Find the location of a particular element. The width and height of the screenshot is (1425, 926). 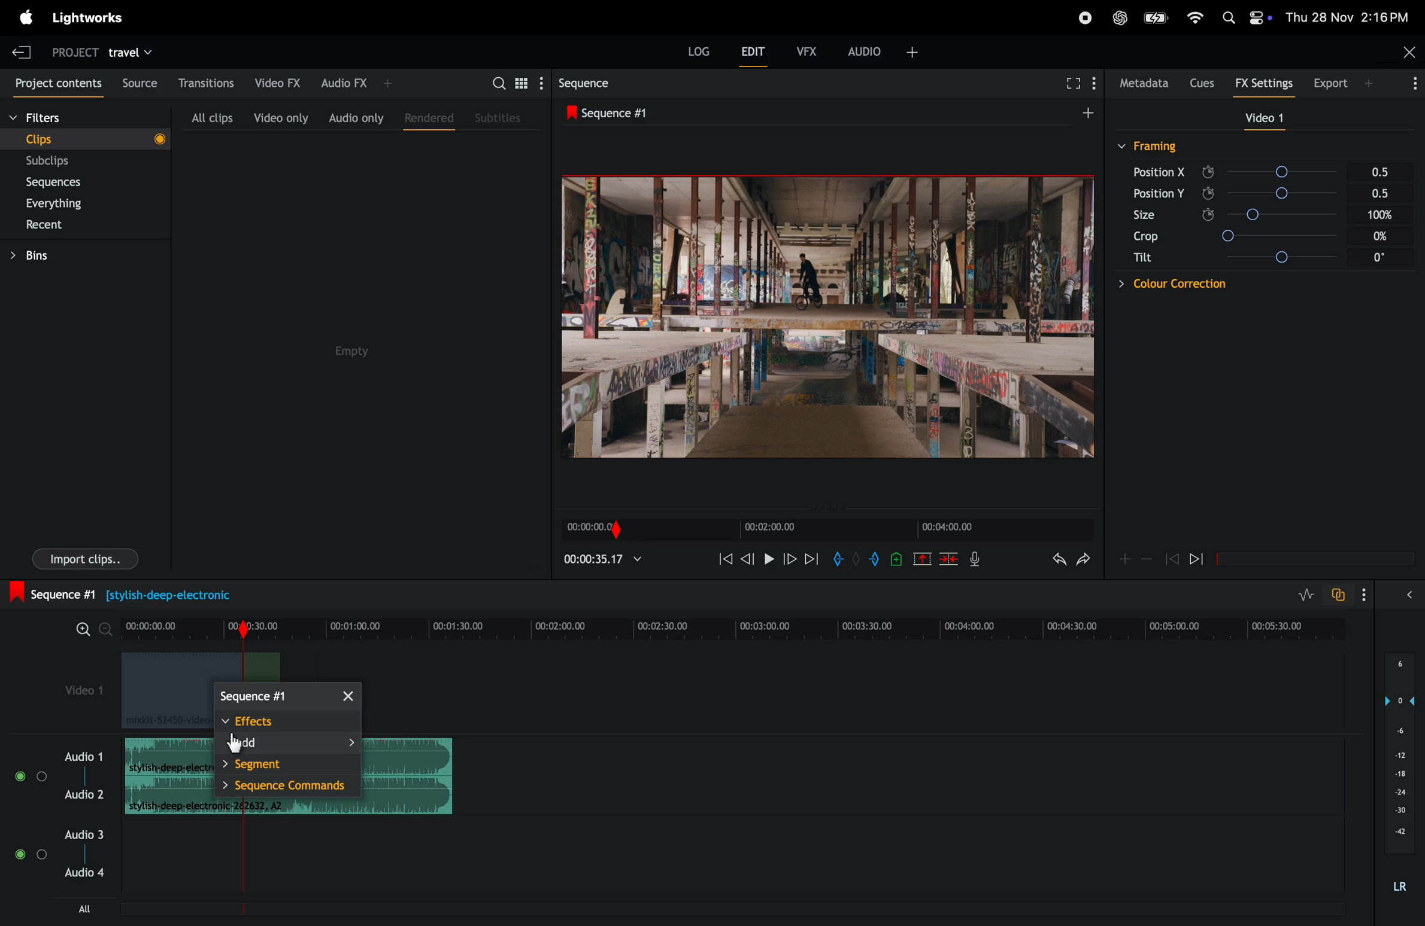

fx settings is located at coordinates (1267, 83).